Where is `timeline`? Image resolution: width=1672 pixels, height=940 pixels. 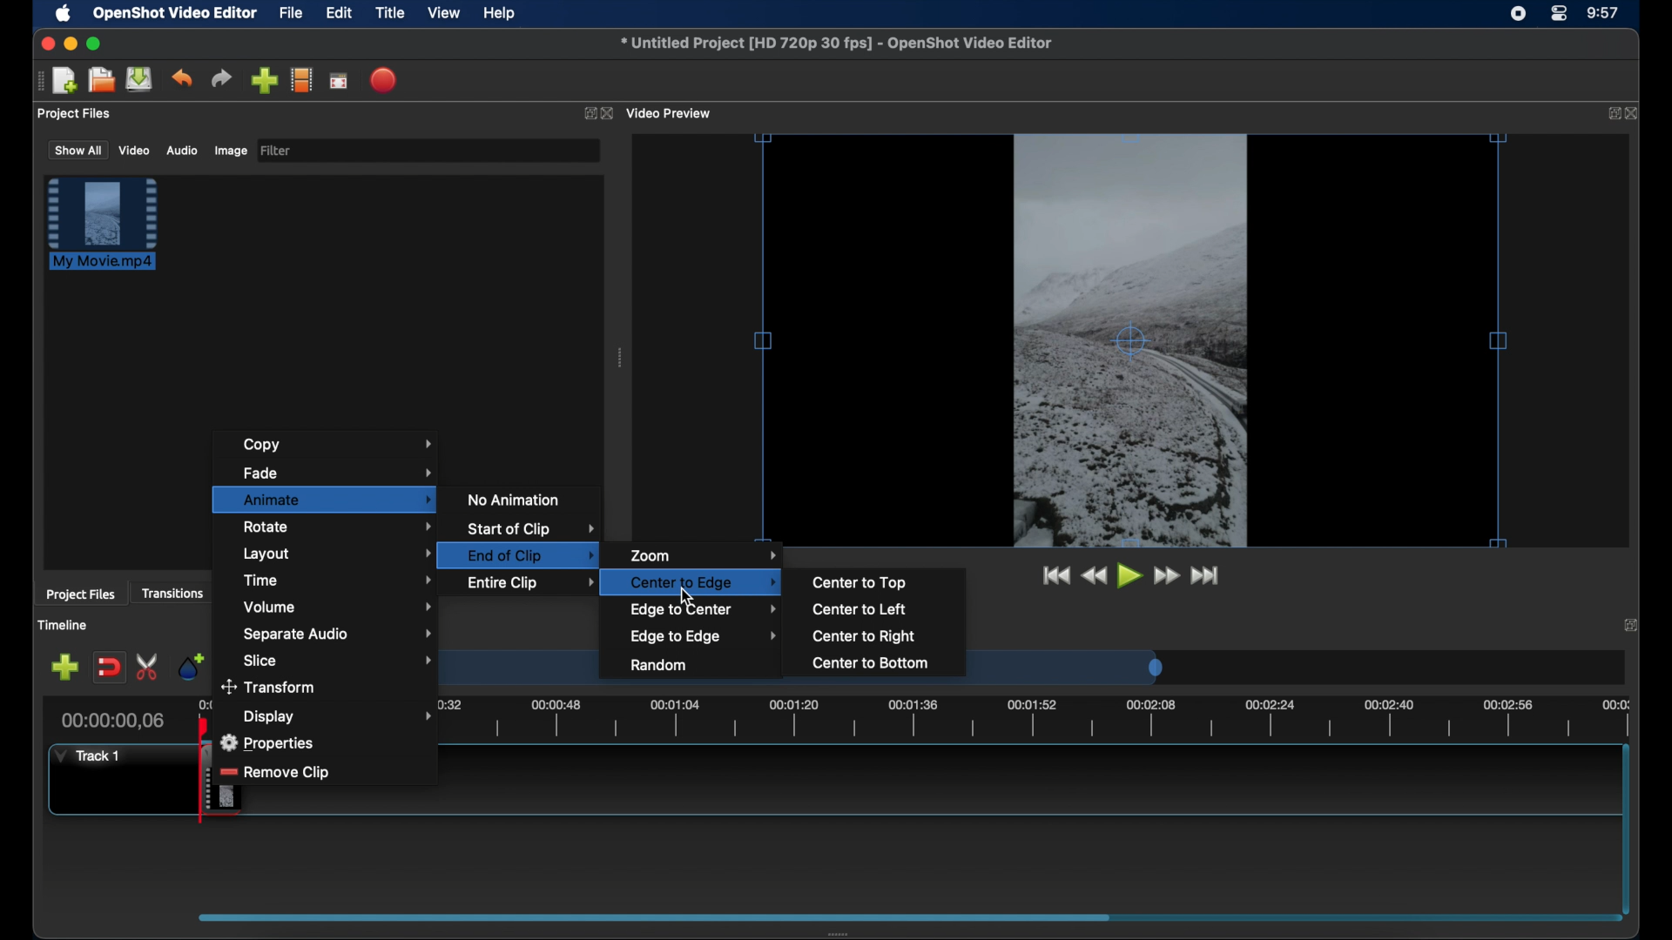
timeline is located at coordinates (63, 625).